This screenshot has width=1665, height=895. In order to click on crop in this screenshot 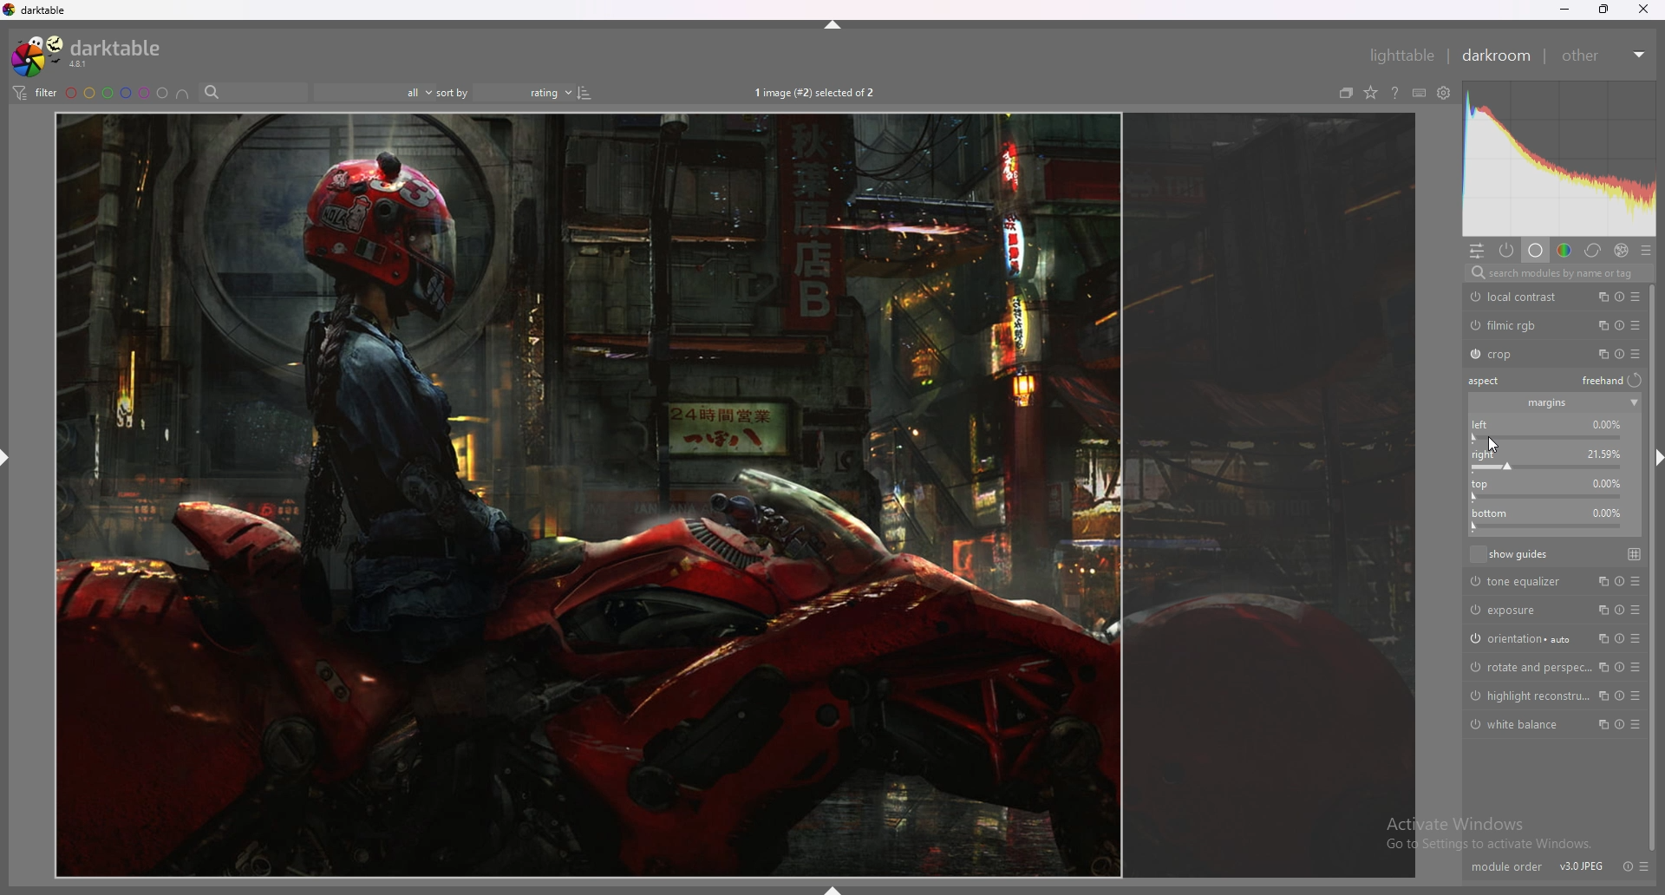, I will do `click(1519, 355)`.